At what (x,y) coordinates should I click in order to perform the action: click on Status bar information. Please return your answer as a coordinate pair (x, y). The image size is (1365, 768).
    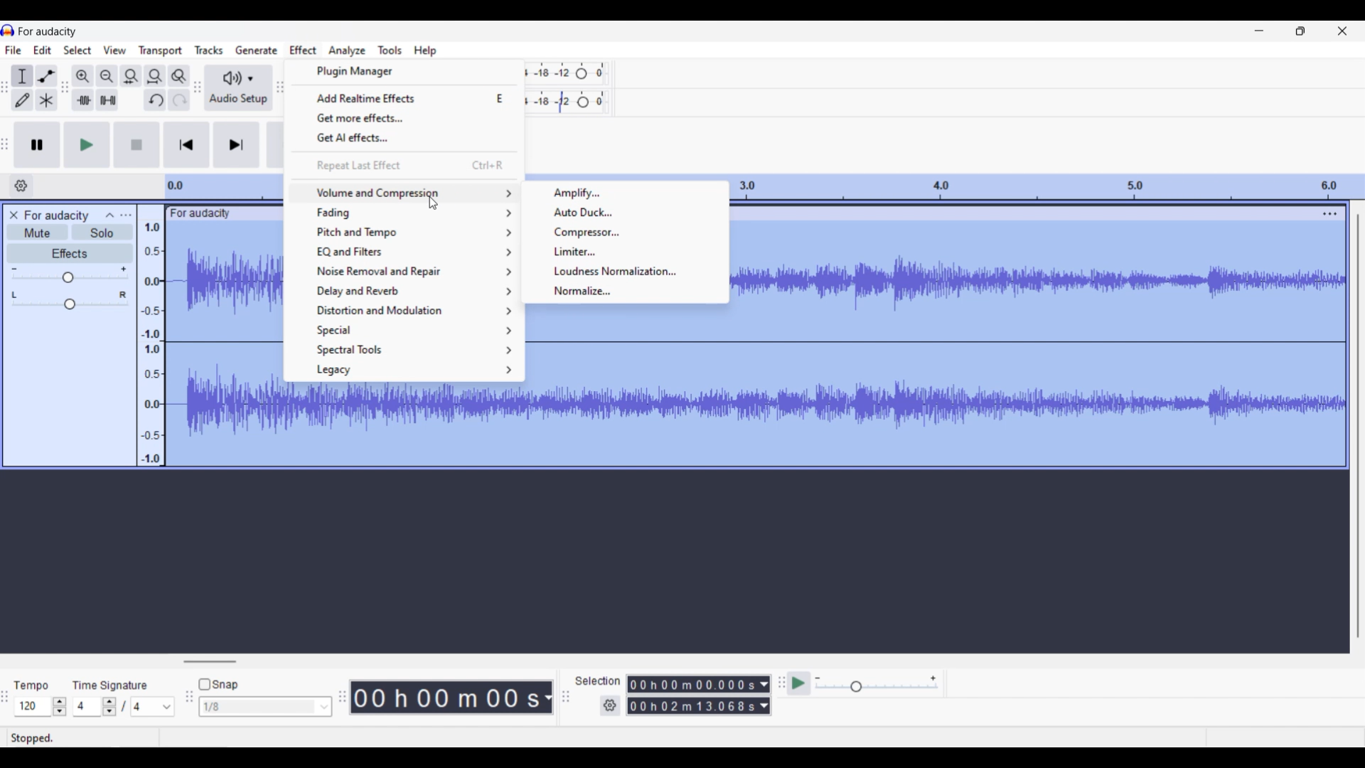
    Looking at the image, I should click on (175, 738).